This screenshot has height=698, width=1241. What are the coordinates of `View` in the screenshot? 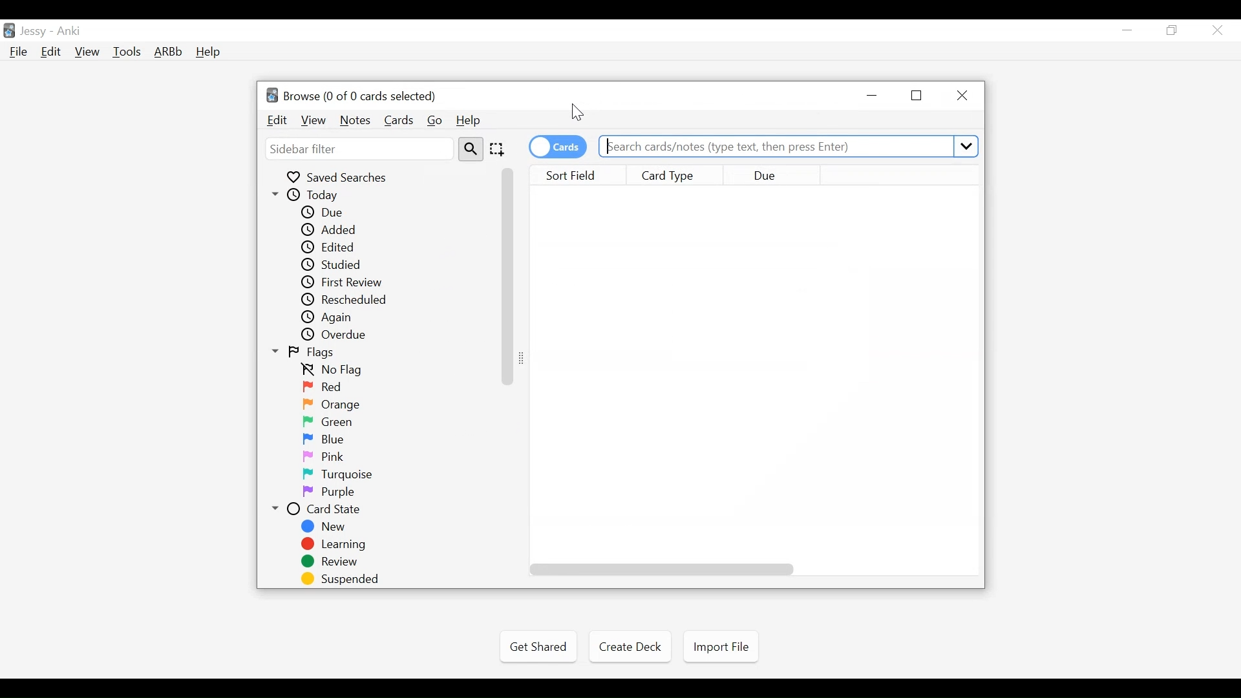 It's located at (313, 121).